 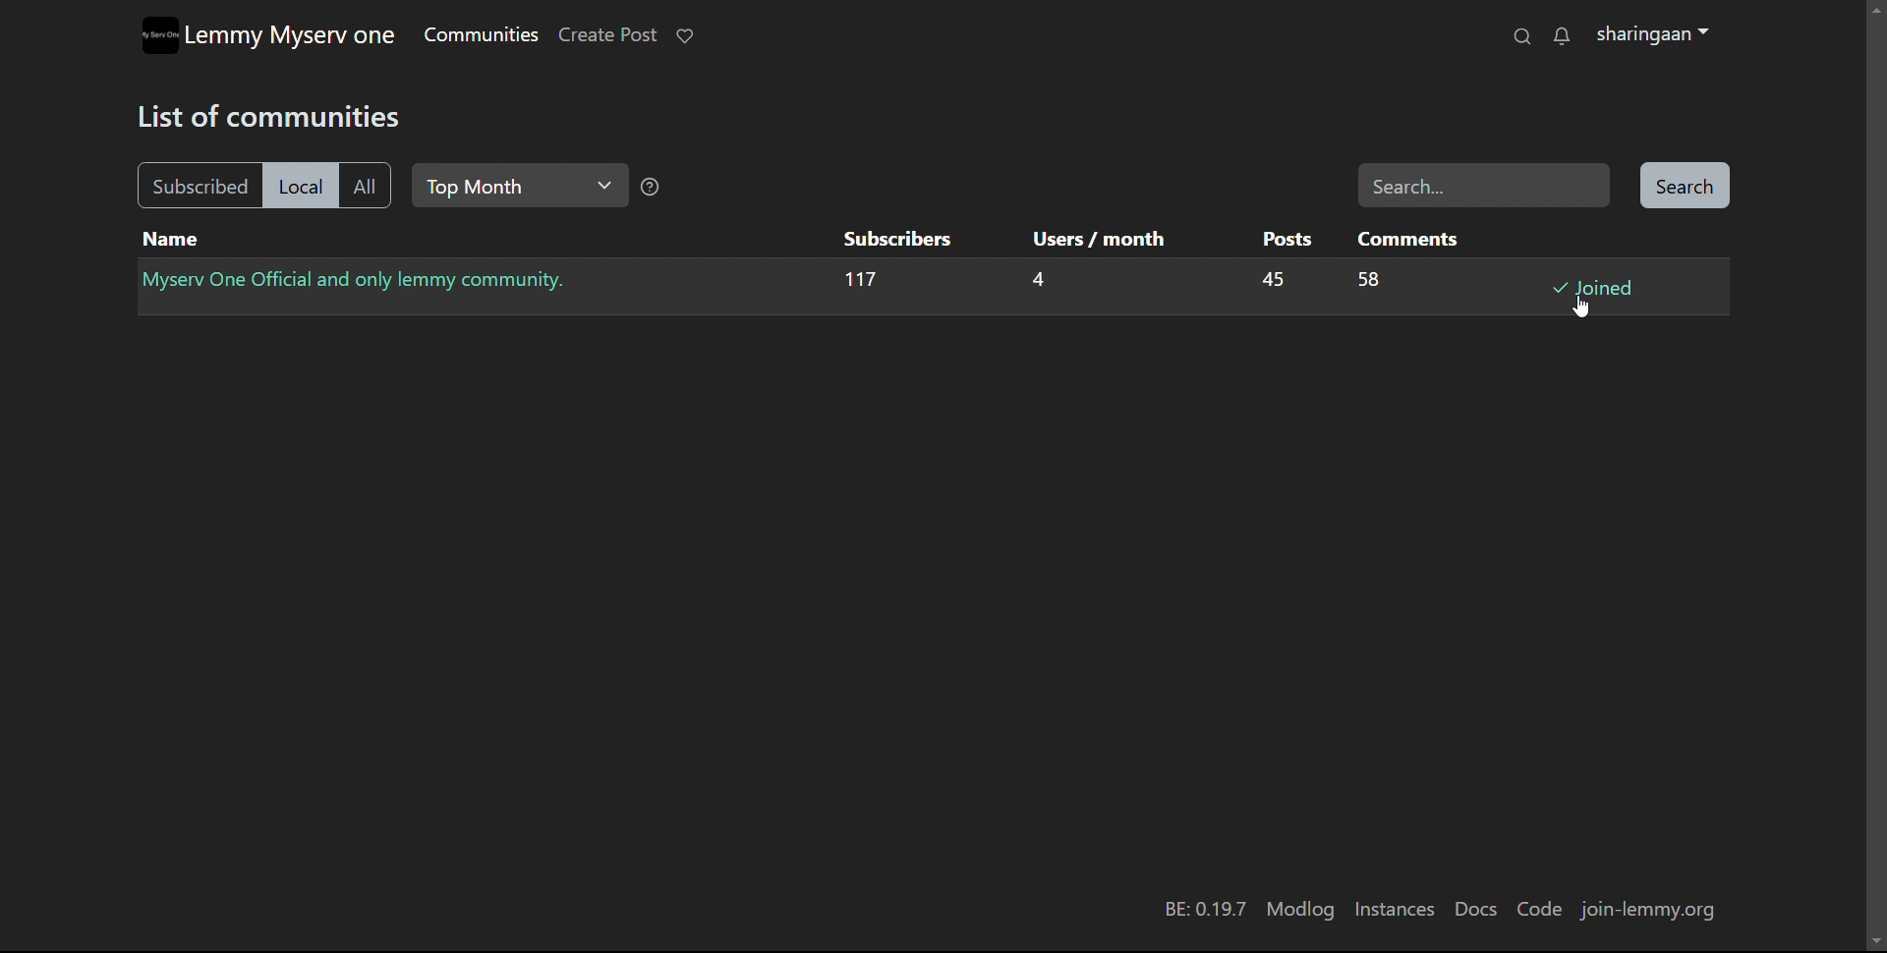 What do you see at coordinates (1561, 37) in the screenshot?
I see `unread messages` at bounding box center [1561, 37].